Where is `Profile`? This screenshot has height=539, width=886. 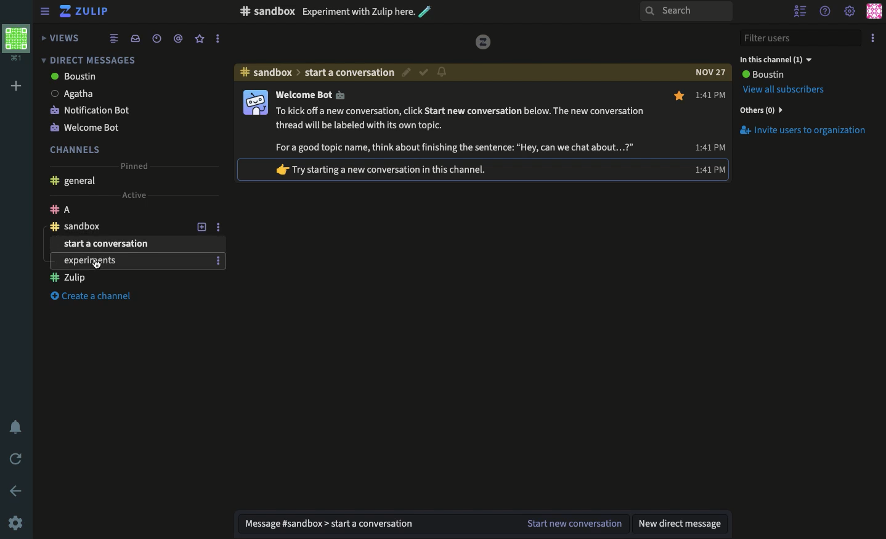 Profile is located at coordinates (254, 103).